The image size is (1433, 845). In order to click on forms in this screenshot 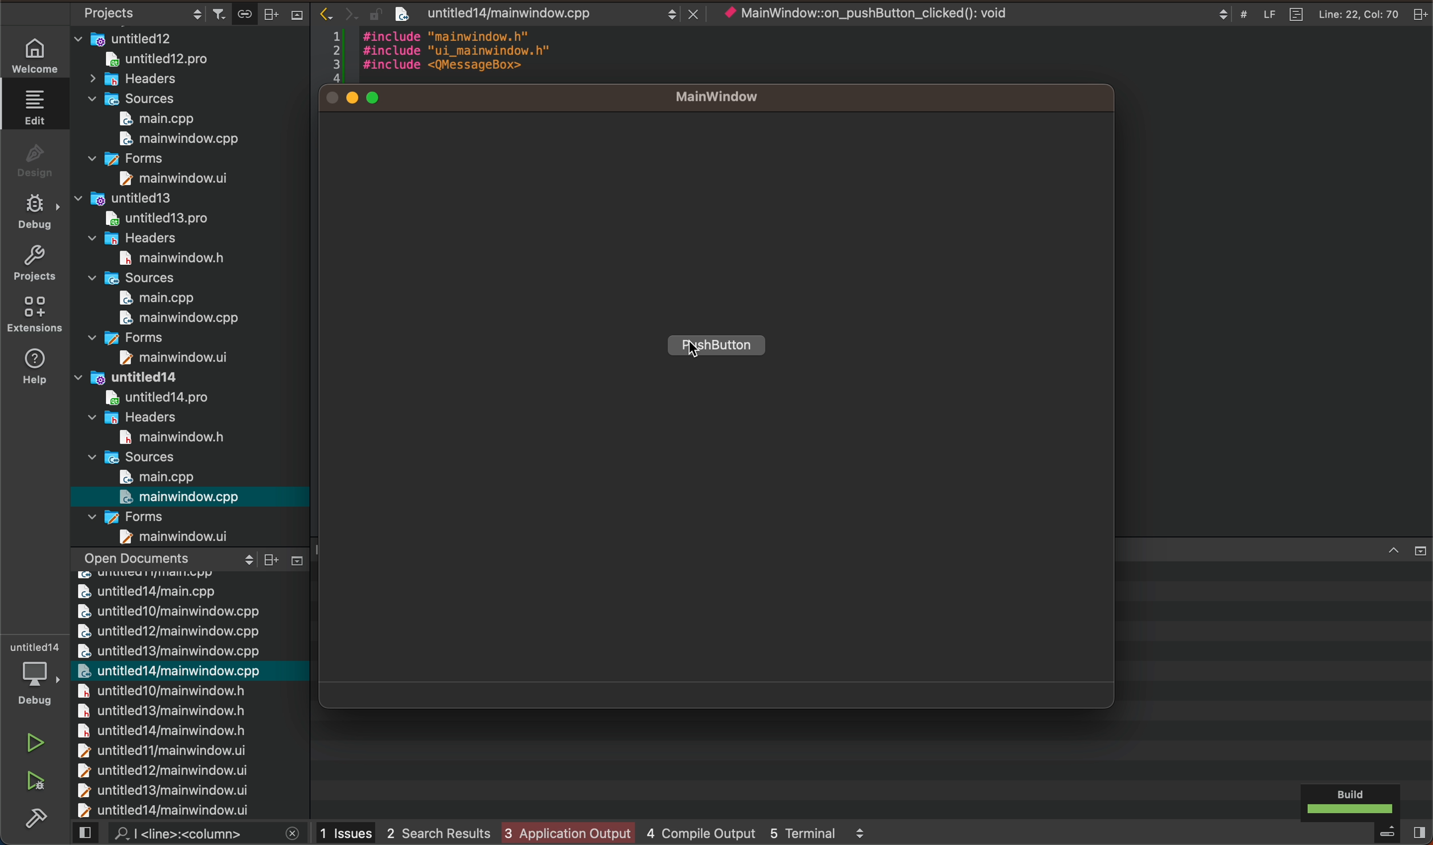, I will do `click(130, 160)`.